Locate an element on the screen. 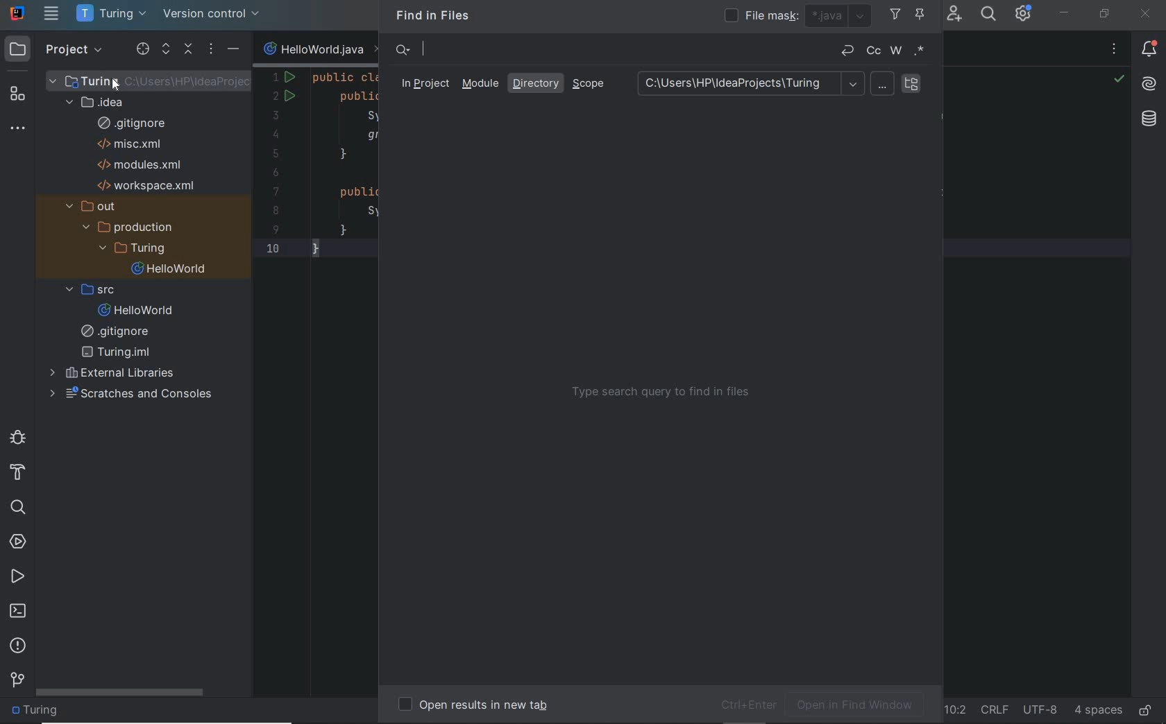  IDE & Project settings is located at coordinates (1027, 14).